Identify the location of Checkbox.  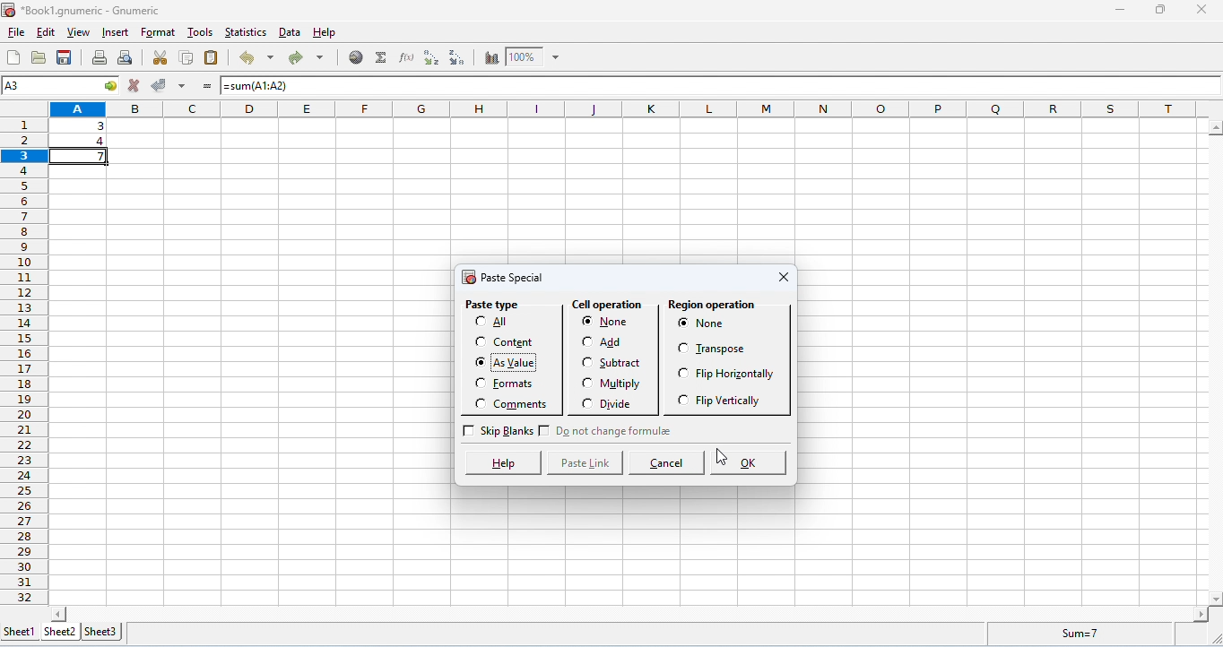
(480, 404).